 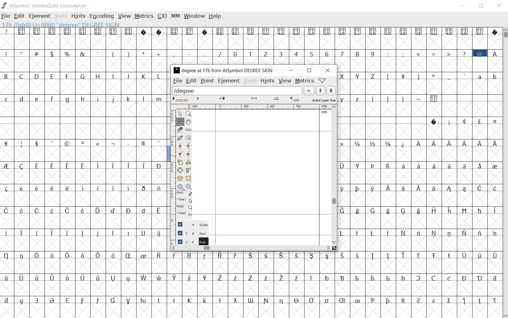 What do you see at coordinates (188, 162) in the screenshot?
I see `Rotate the selection` at bounding box center [188, 162].